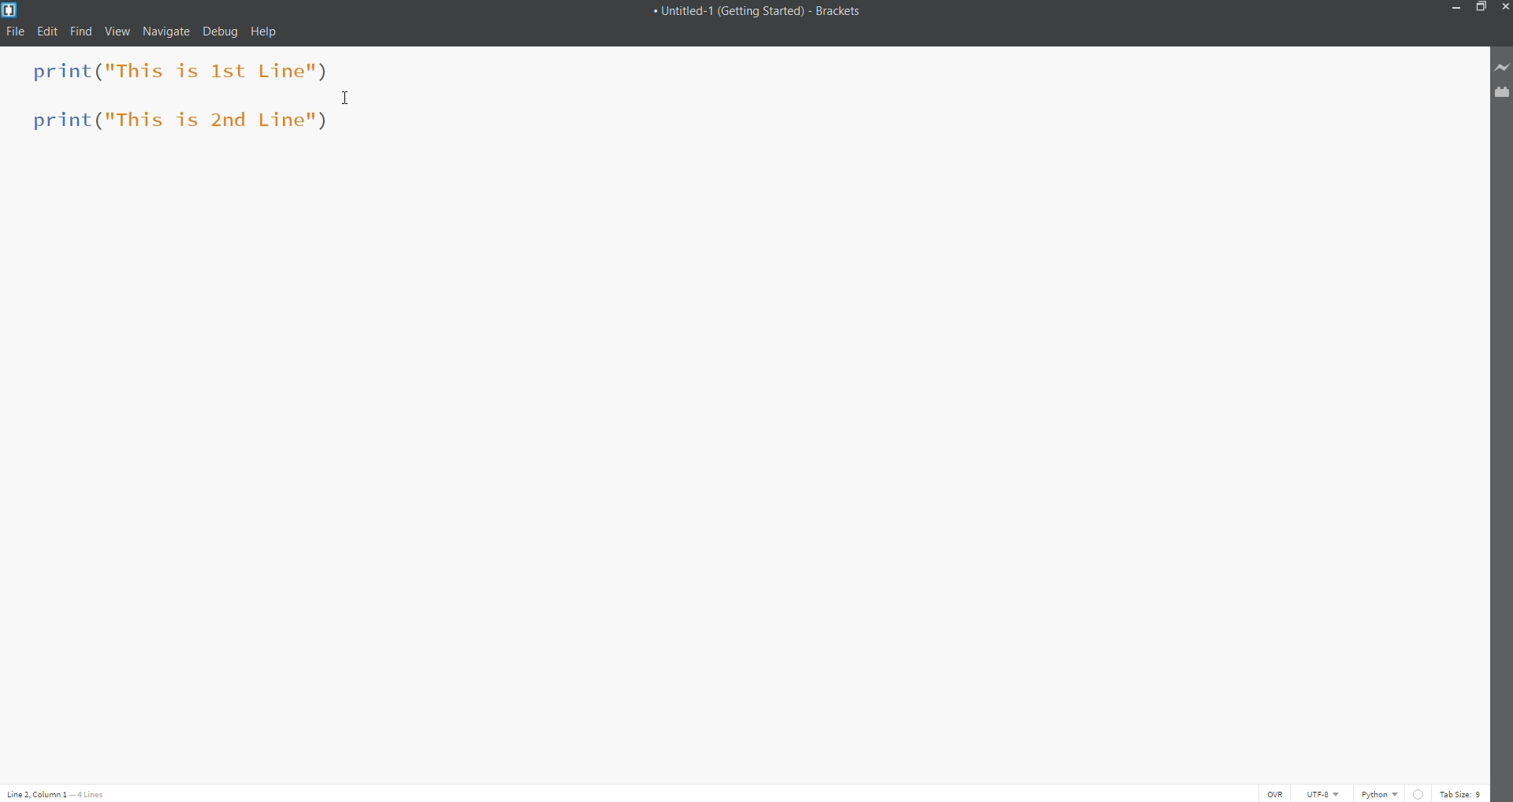 This screenshot has width=1513, height=802. Describe the element at coordinates (1417, 793) in the screenshot. I see `Linting is disabled` at that location.